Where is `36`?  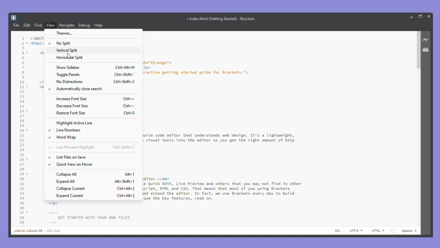
36 is located at coordinates (22, 208).